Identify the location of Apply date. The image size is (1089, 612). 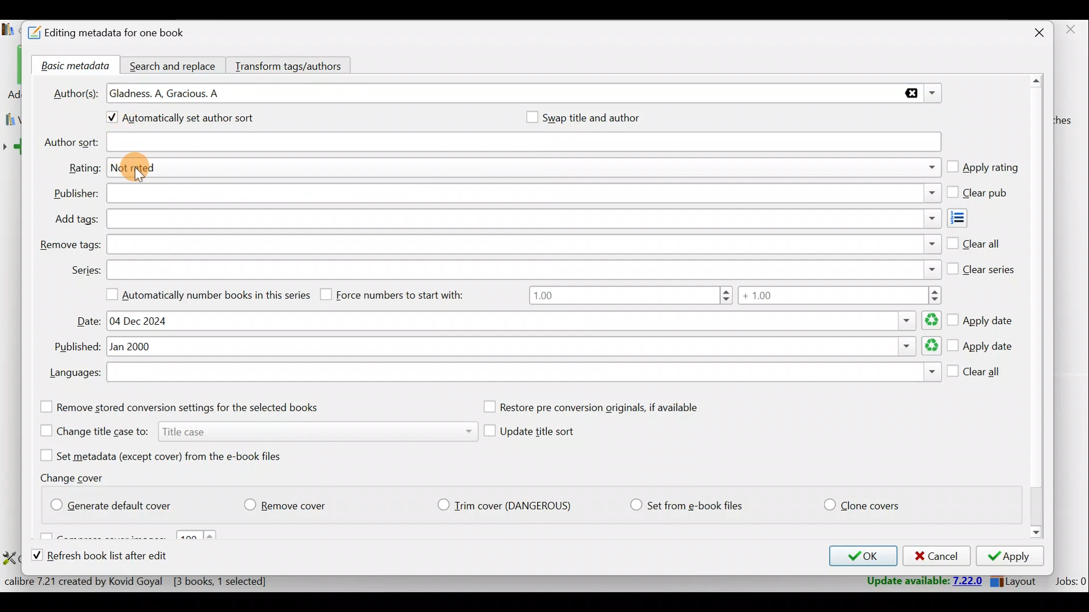
(982, 317).